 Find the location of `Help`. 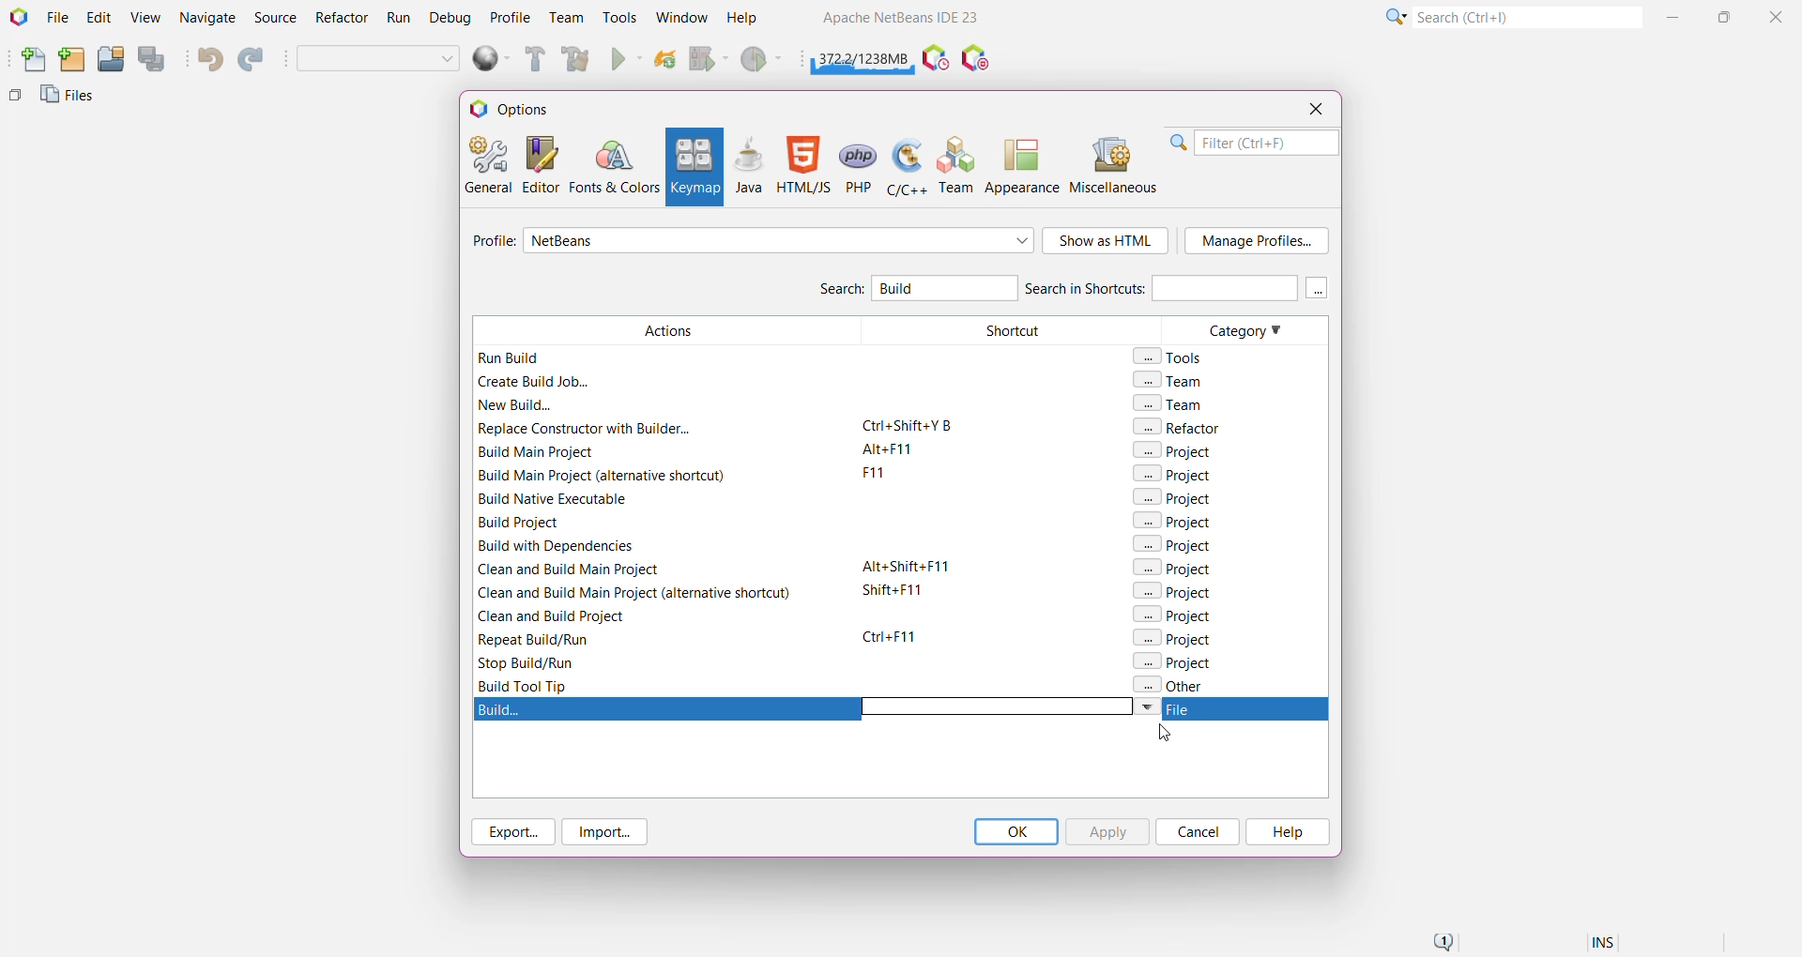

Help is located at coordinates (751, 20).